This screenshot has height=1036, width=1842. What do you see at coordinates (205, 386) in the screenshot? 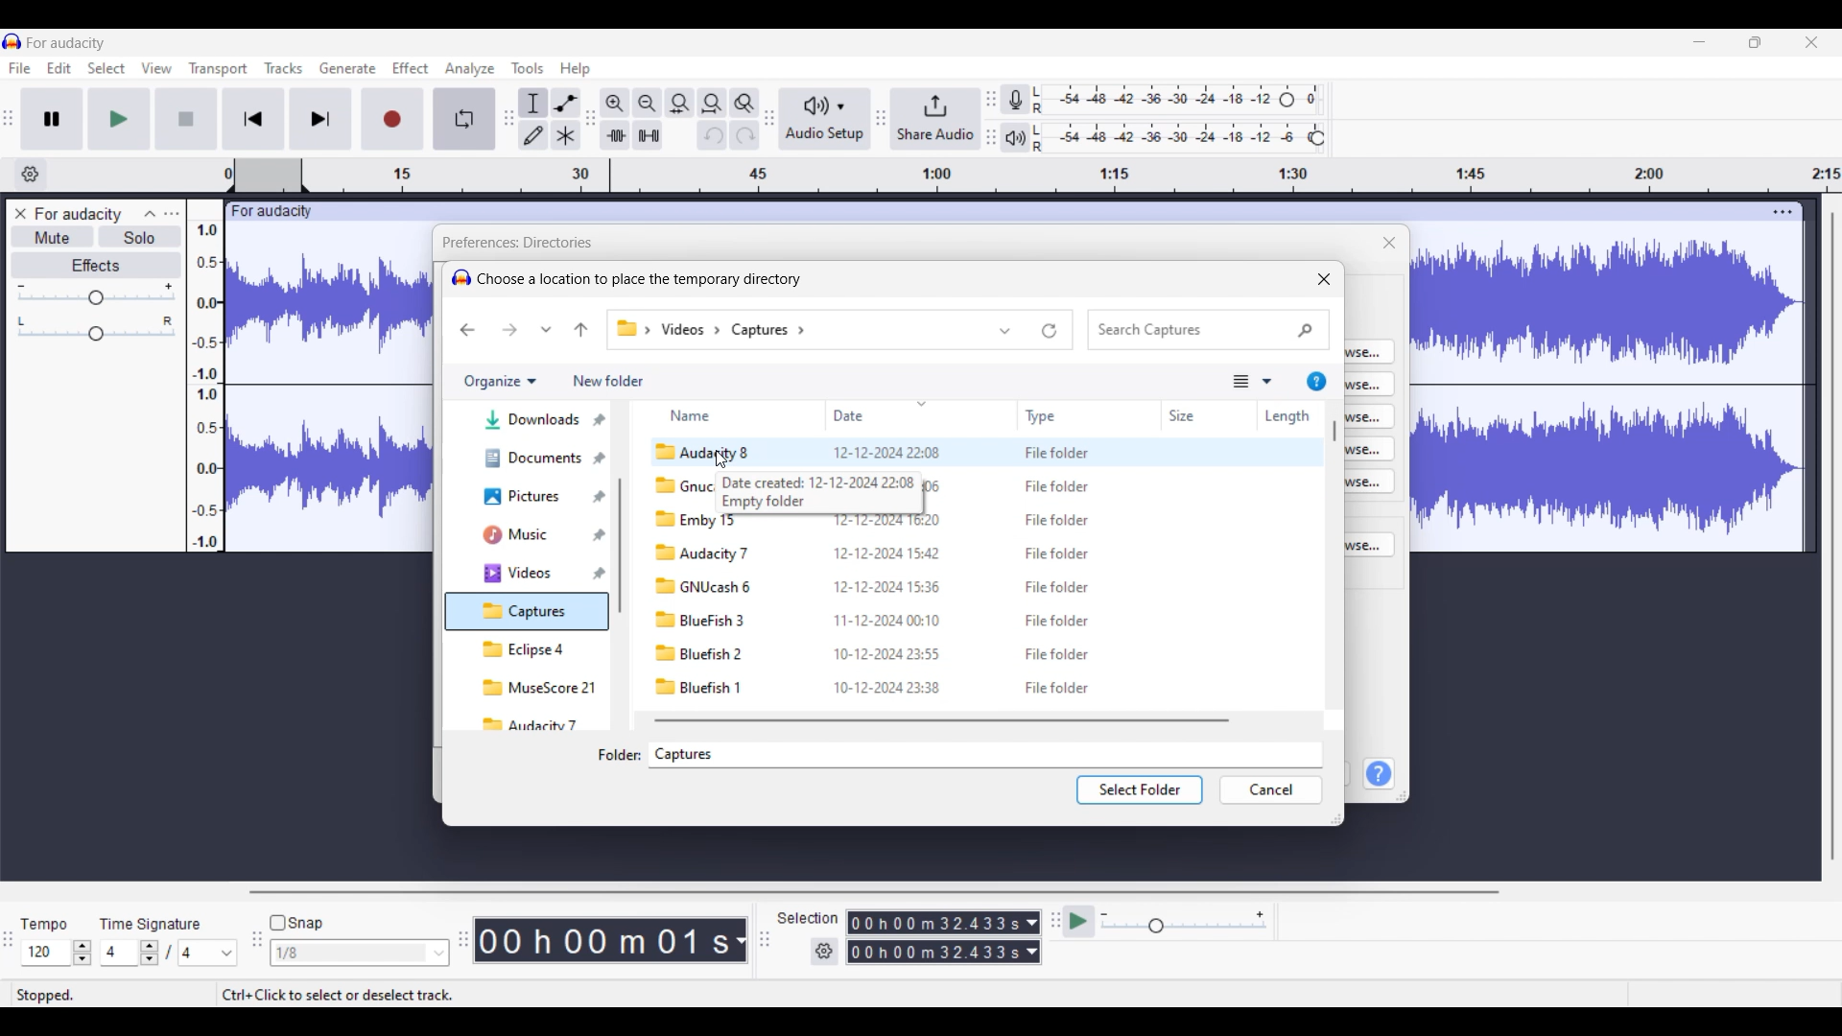
I see `Scale to measure track intensity` at bounding box center [205, 386].